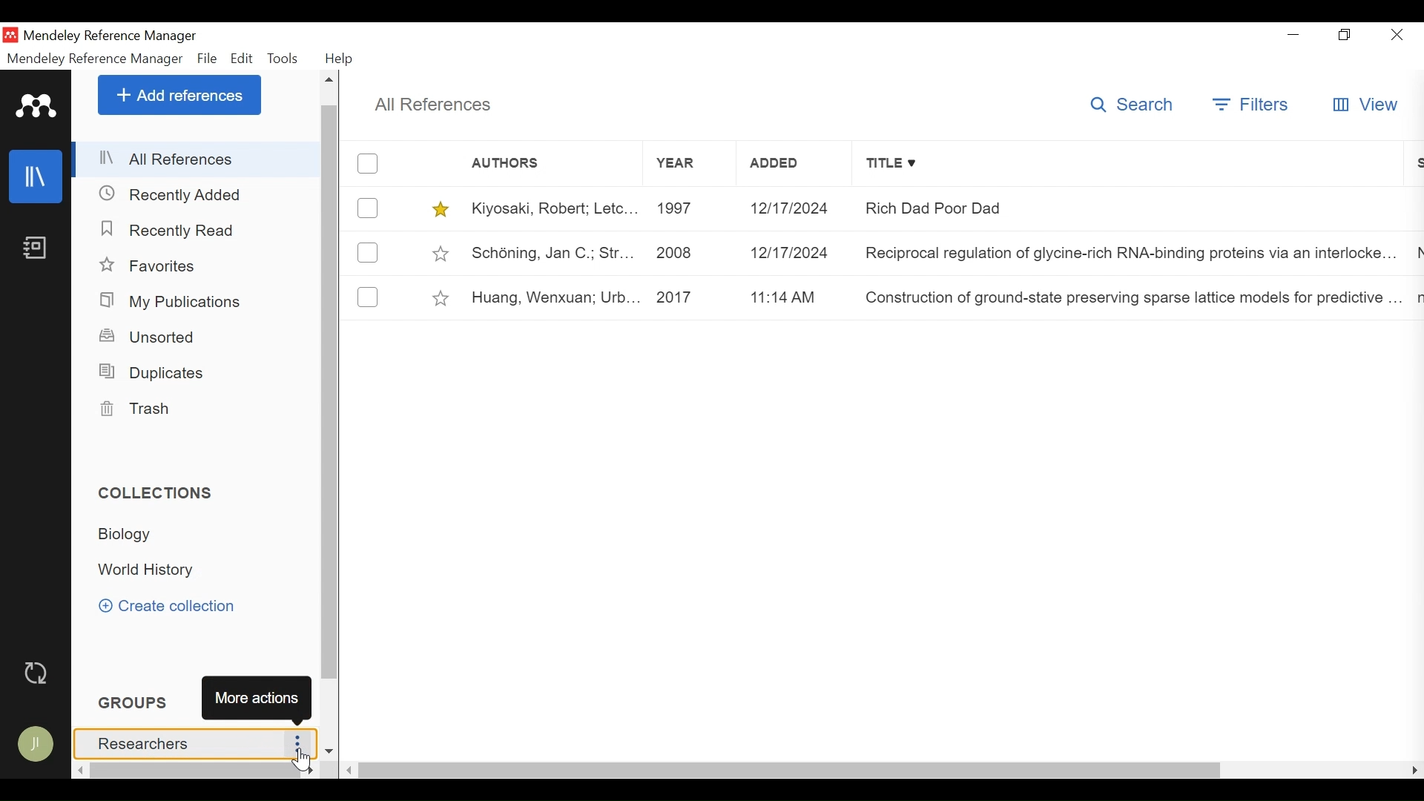 This screenshot has width=1424, height=801. I want to click on Rich Dad Poor Dad, so click(1133, 208).